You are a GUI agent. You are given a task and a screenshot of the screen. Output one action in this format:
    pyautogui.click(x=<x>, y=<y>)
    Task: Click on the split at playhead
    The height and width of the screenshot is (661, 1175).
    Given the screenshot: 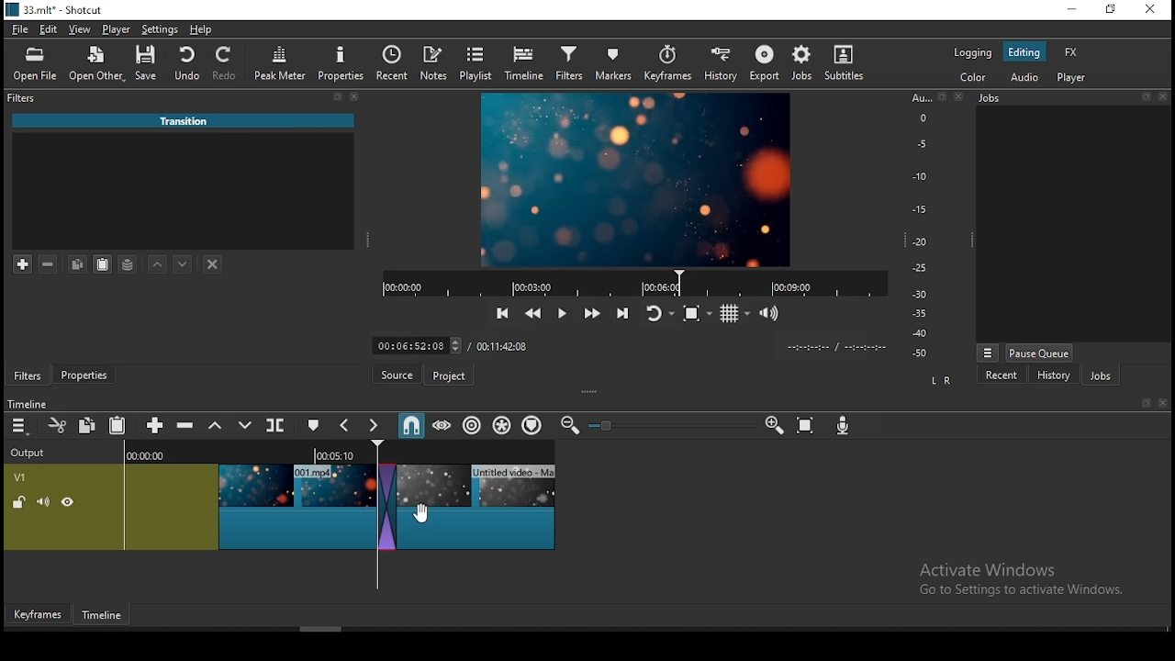 What is the action you would take?
    pyautogui.click(x=394, y=63)
    